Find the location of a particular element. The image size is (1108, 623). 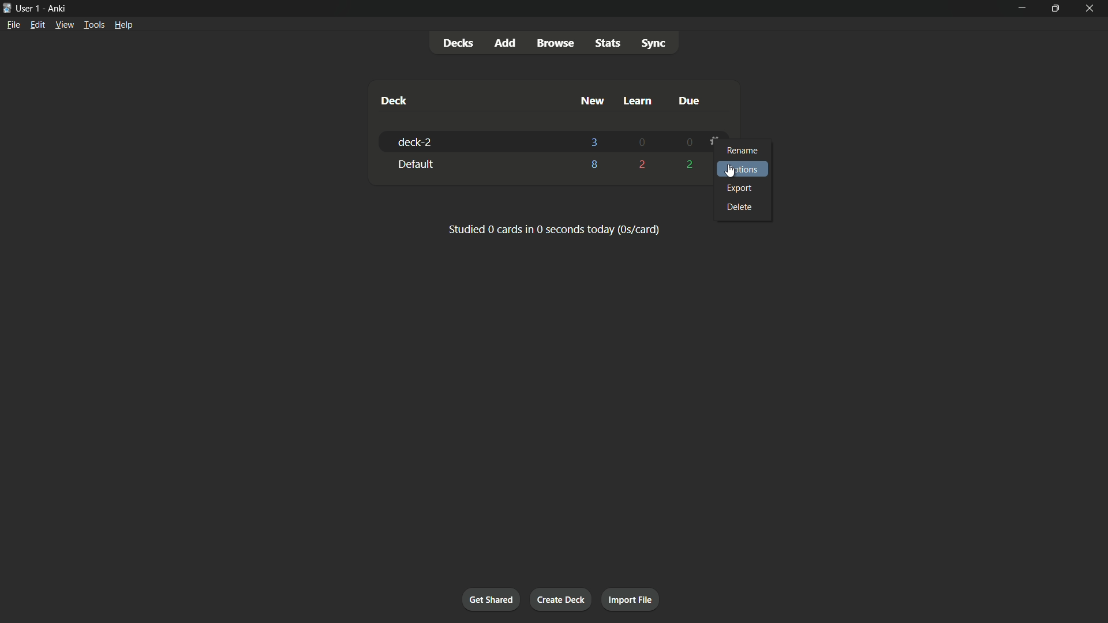

0 is located at coordinates (686, 143).